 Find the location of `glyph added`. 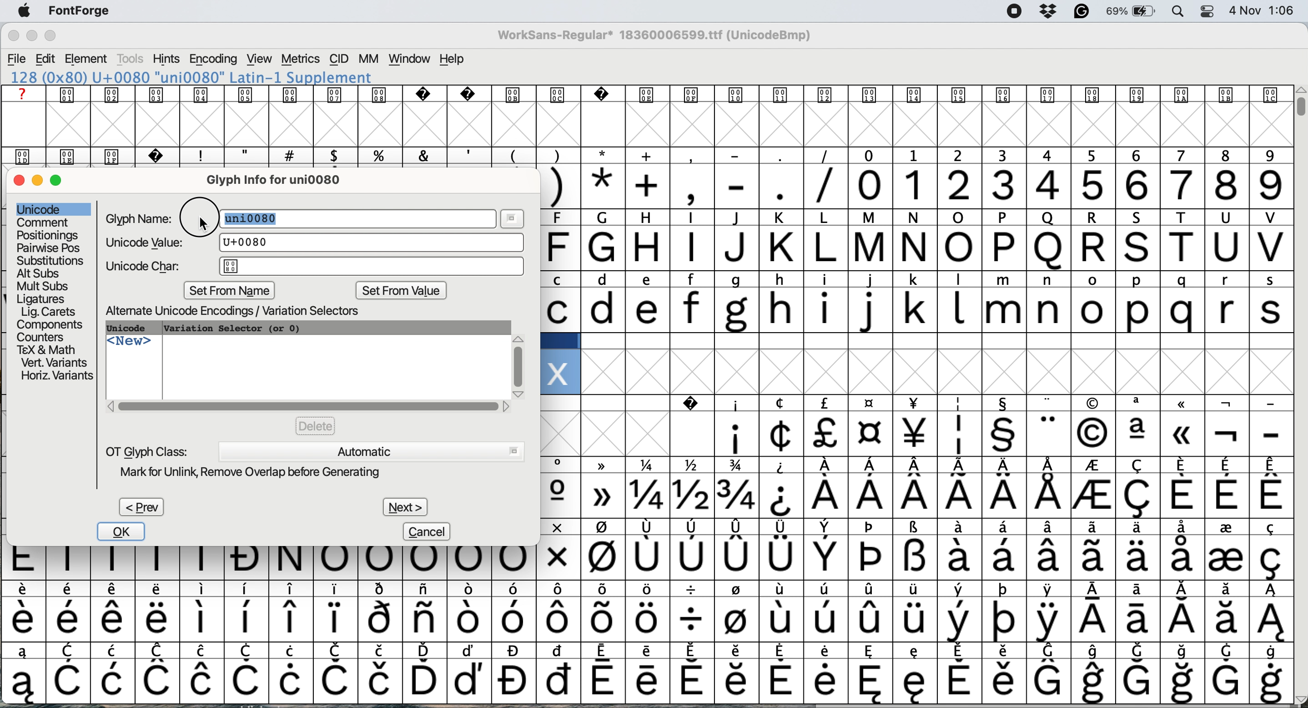

glyph added is located at coordinates (558, 372).